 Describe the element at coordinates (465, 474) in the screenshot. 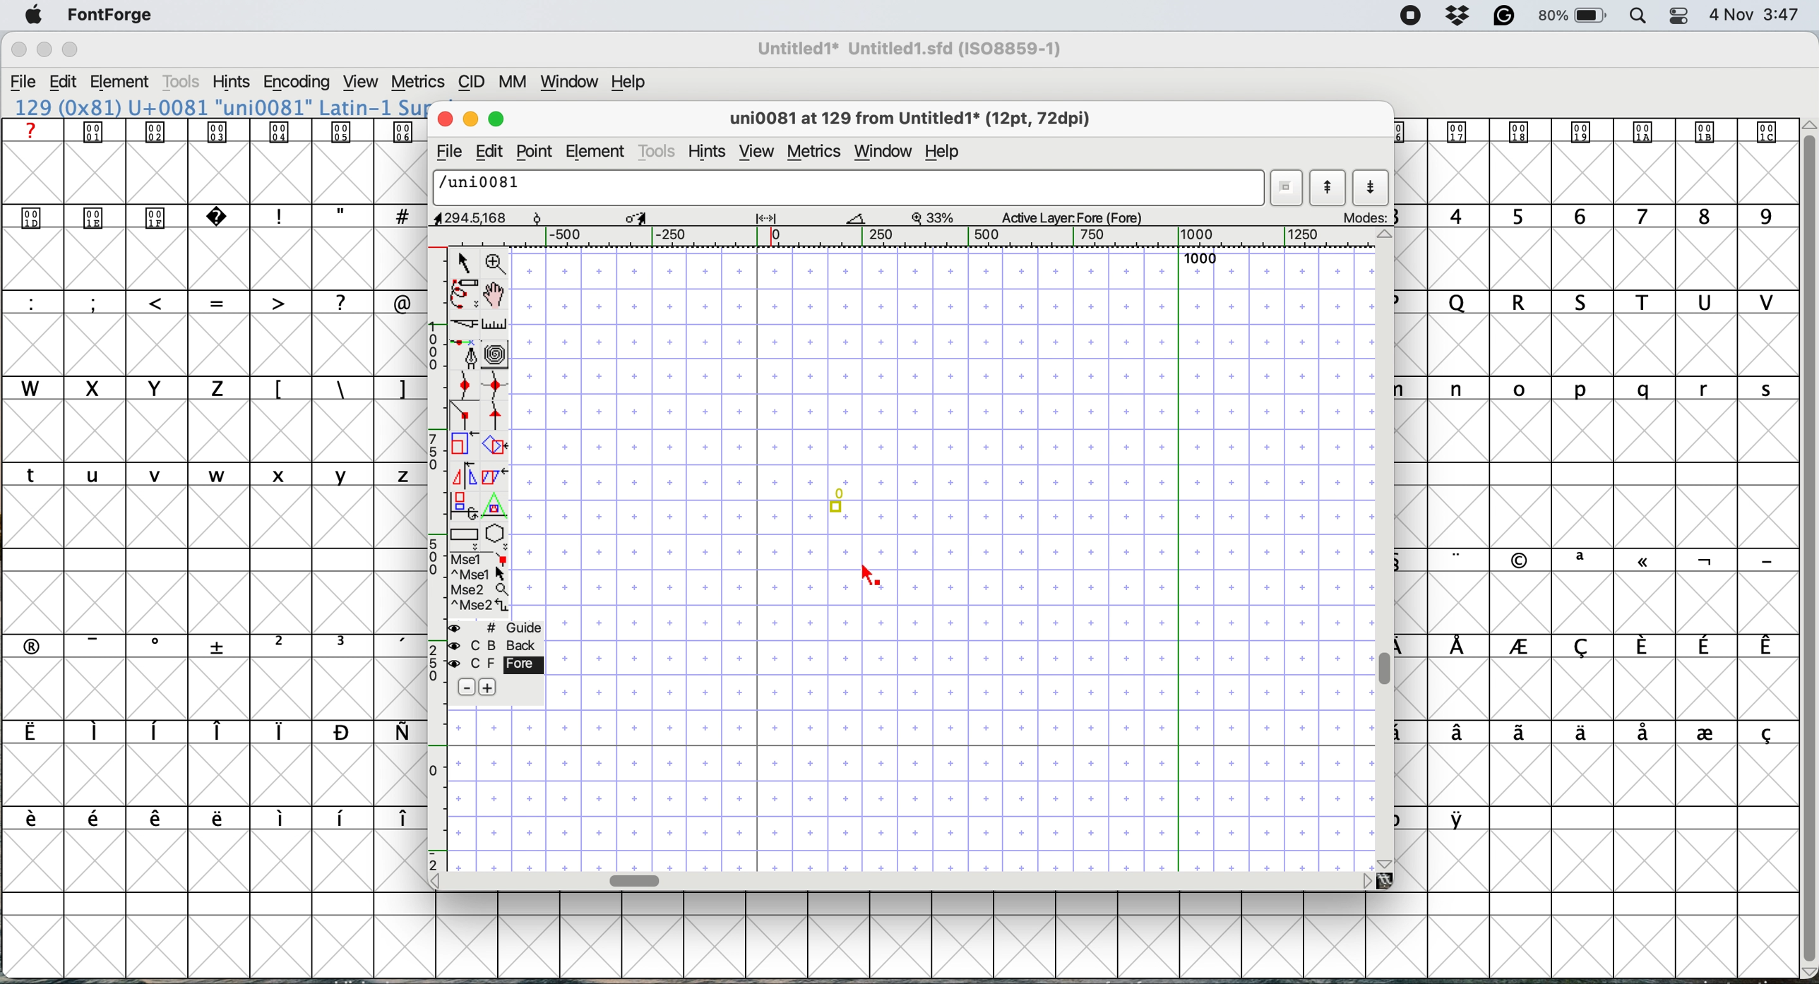

I see `flip the selection` at that location.